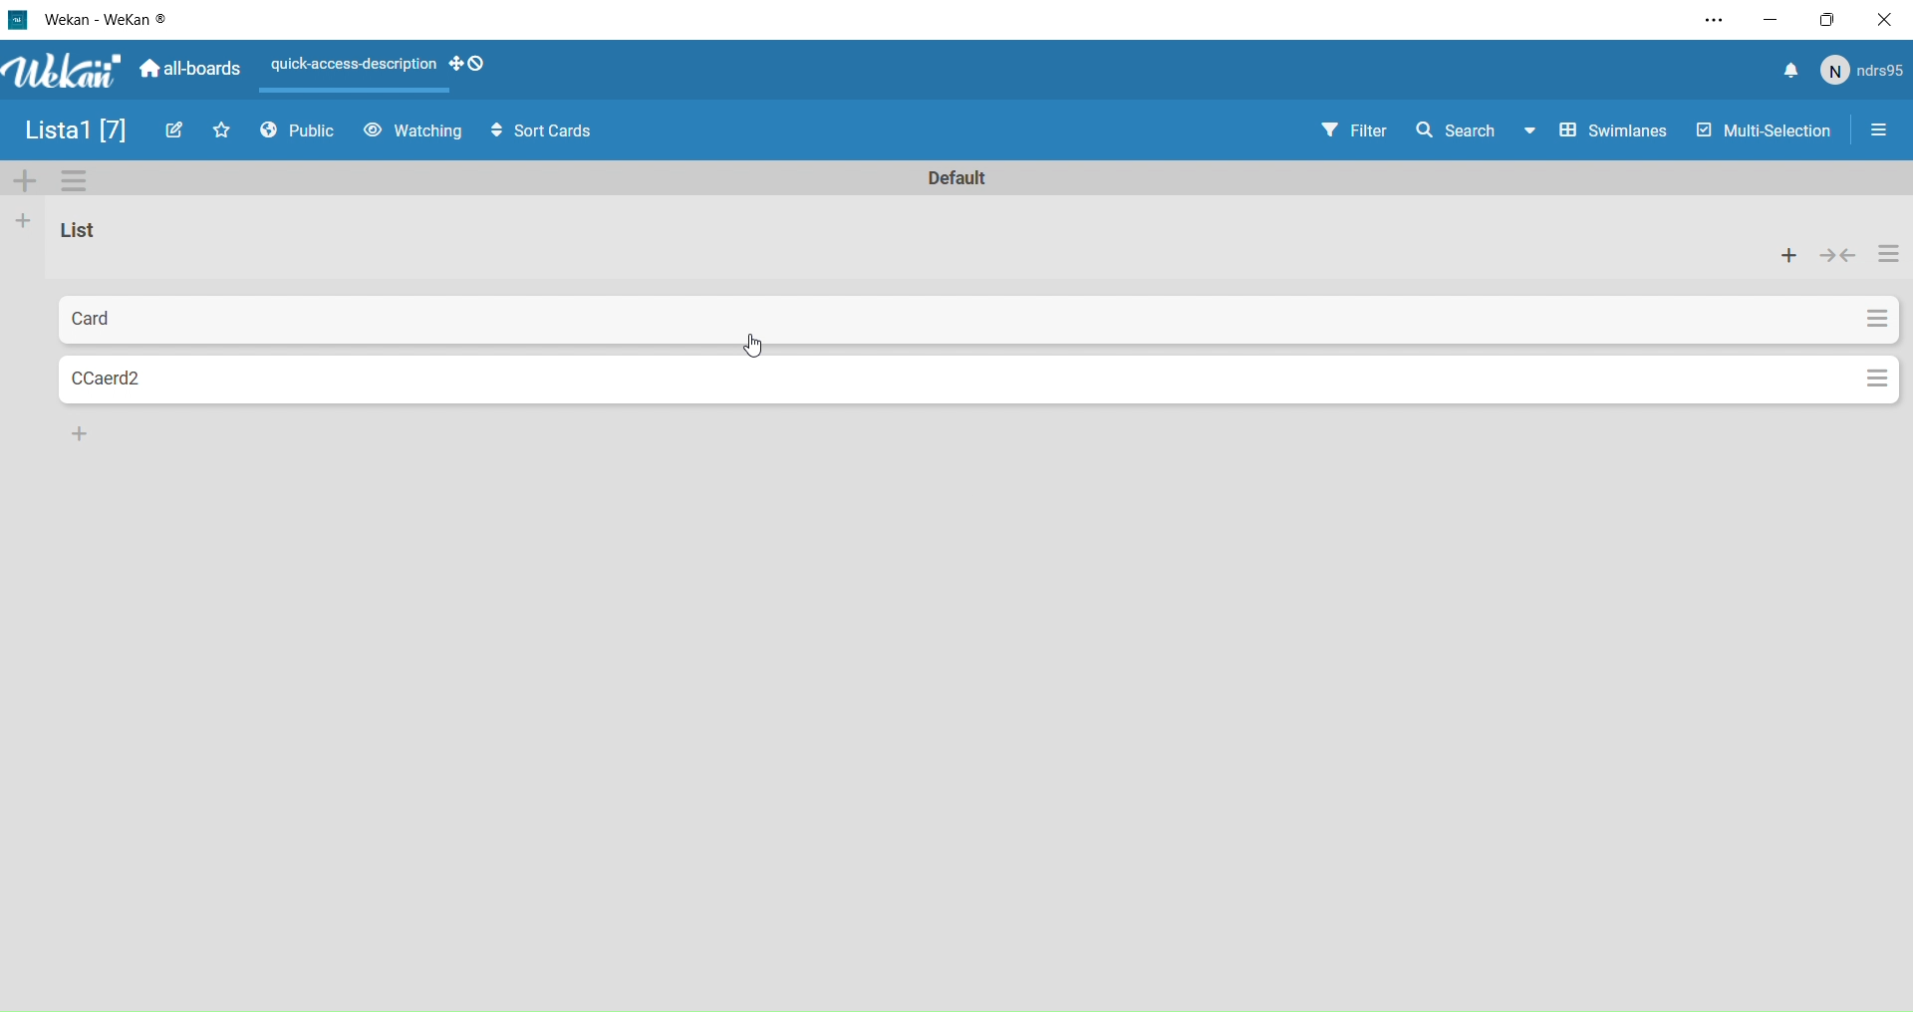 This screenshot has width=1913, height=1012. What do you see at coordinates (87, 431) in the screenshot?
I see `Add` at bounding box center [87, 431].